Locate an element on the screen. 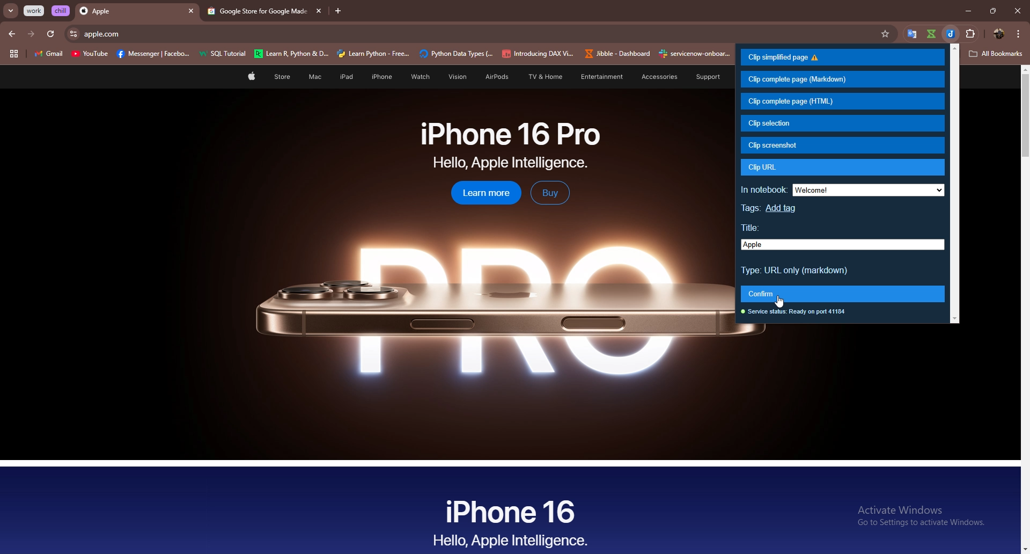 The image size is (1030, 554). close tab is located at coordinates (317, 11).